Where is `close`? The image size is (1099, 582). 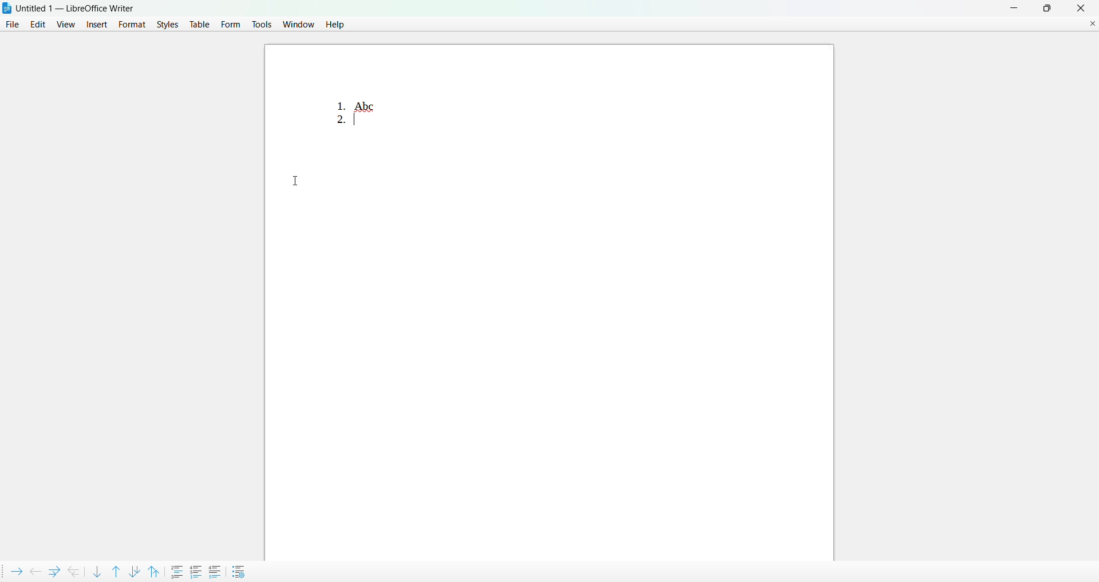
close is located at coordinates (1080, 8).